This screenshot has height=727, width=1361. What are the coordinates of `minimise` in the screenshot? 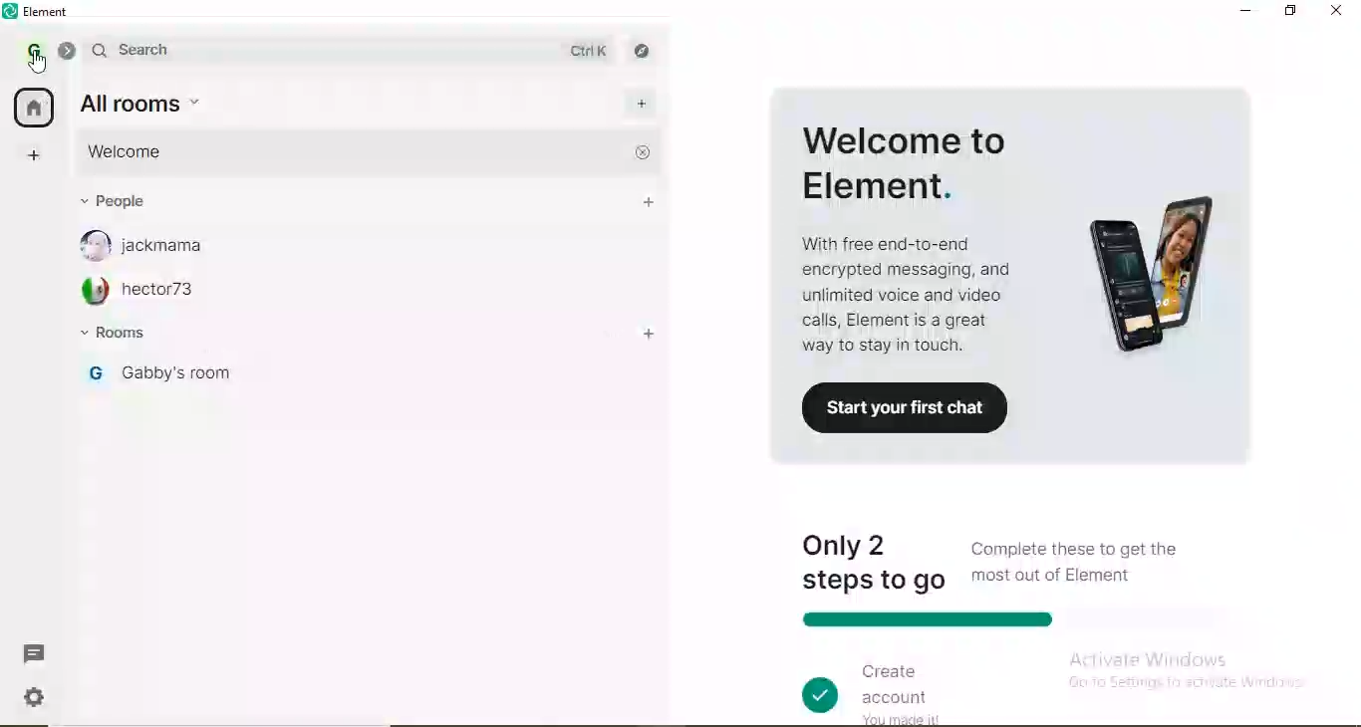 It's located at (1247, 13).